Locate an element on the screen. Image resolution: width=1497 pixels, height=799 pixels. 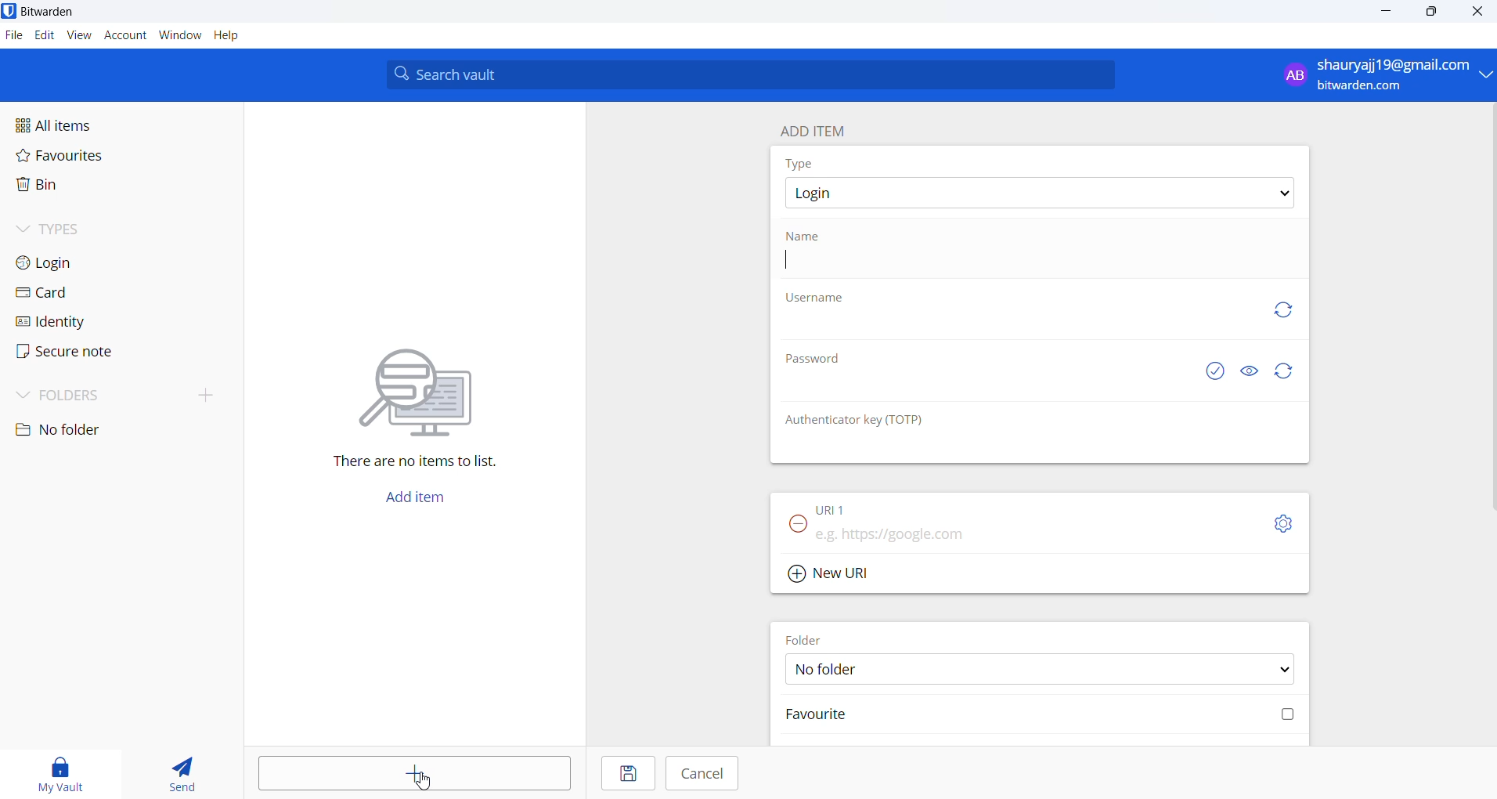
URL 1 is located at coordinates (834, 508).